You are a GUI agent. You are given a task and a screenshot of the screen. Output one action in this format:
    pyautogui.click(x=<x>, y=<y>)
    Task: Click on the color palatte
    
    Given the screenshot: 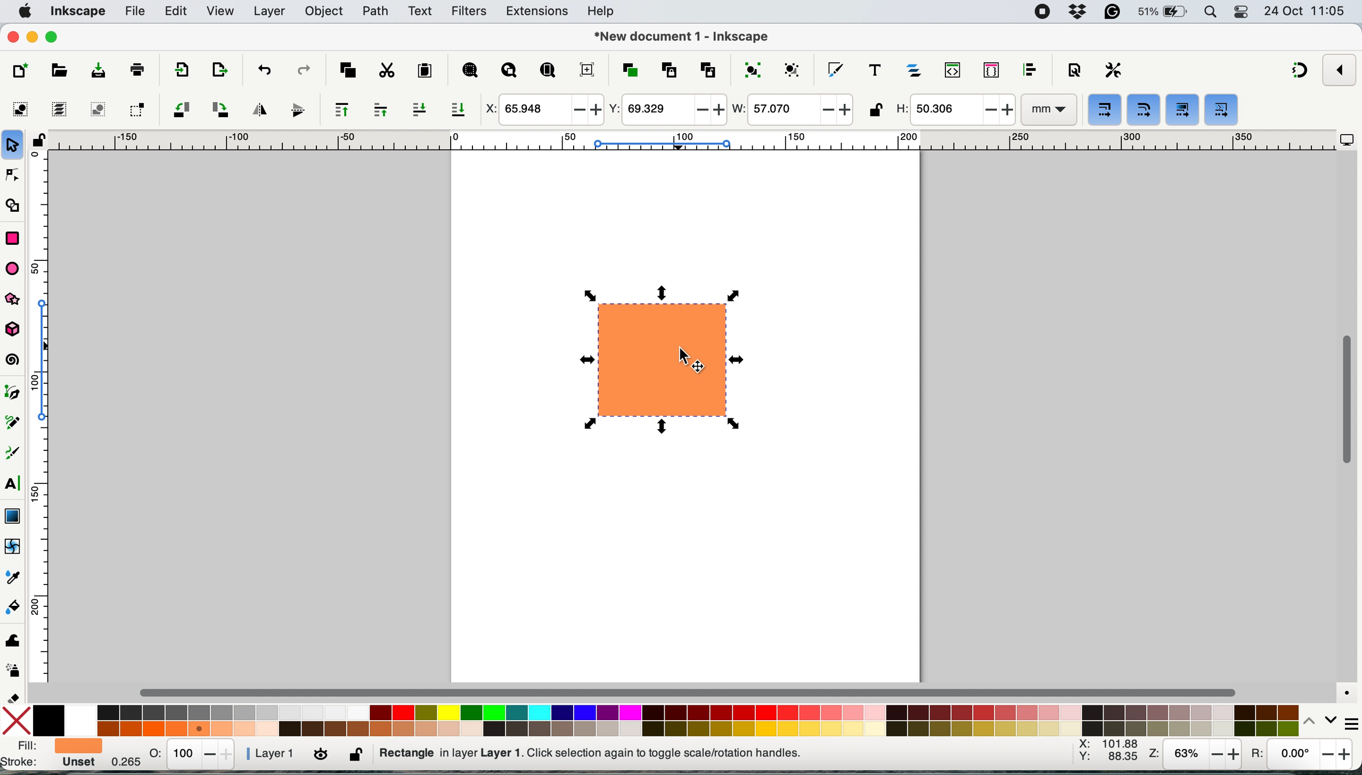 What is the action you would take?
    pyautogui.click(x=667, y=719)
    